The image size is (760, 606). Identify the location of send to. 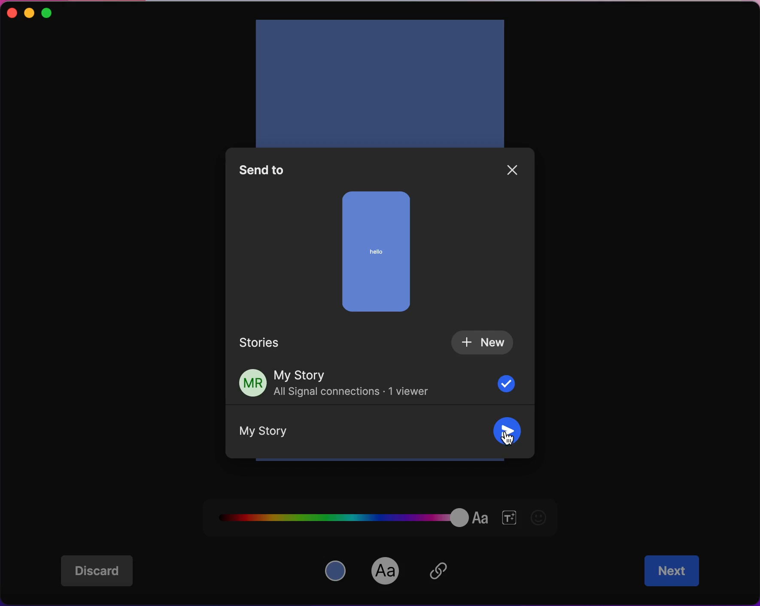
(273, 170).